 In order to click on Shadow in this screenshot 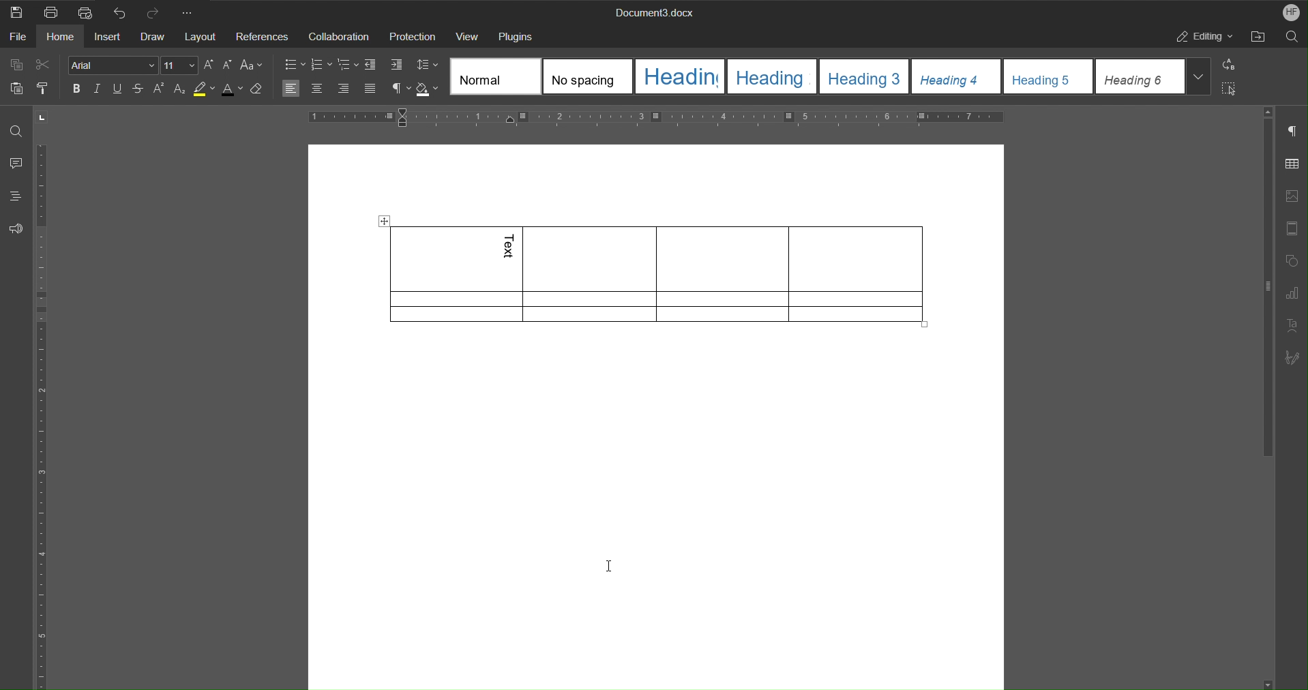, I will do `click(428, 89)`.